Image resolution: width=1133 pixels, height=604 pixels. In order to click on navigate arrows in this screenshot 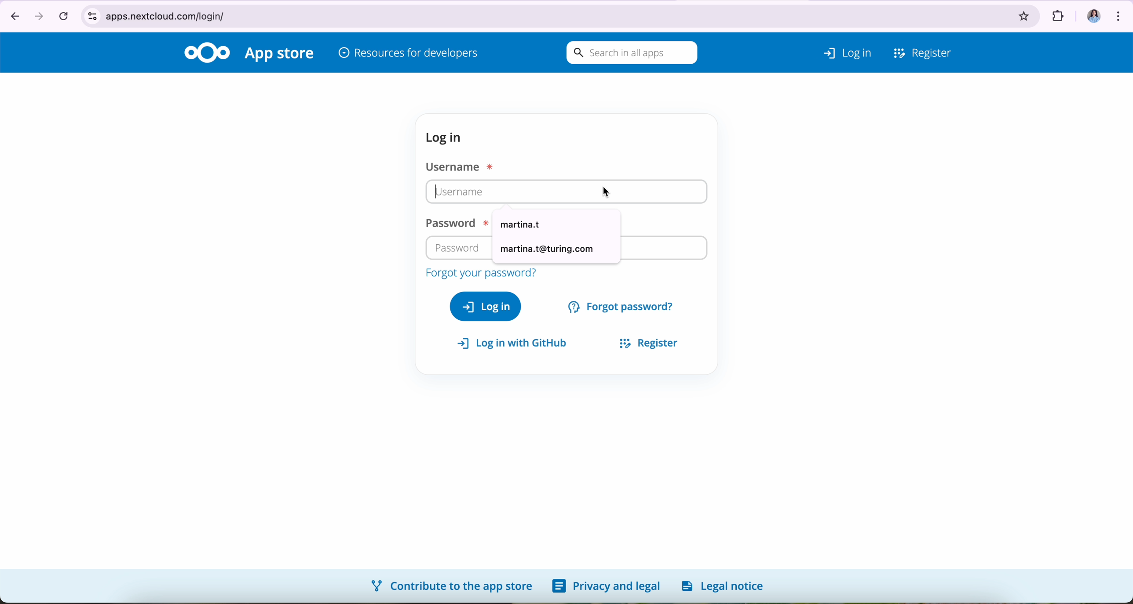, I will do `click(24, 15)`.